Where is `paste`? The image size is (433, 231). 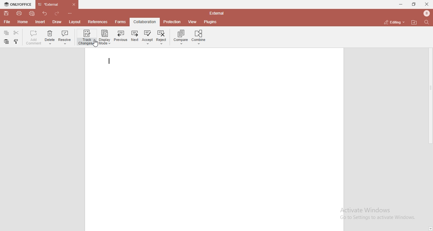
paste is located at coordinates (16, 41).